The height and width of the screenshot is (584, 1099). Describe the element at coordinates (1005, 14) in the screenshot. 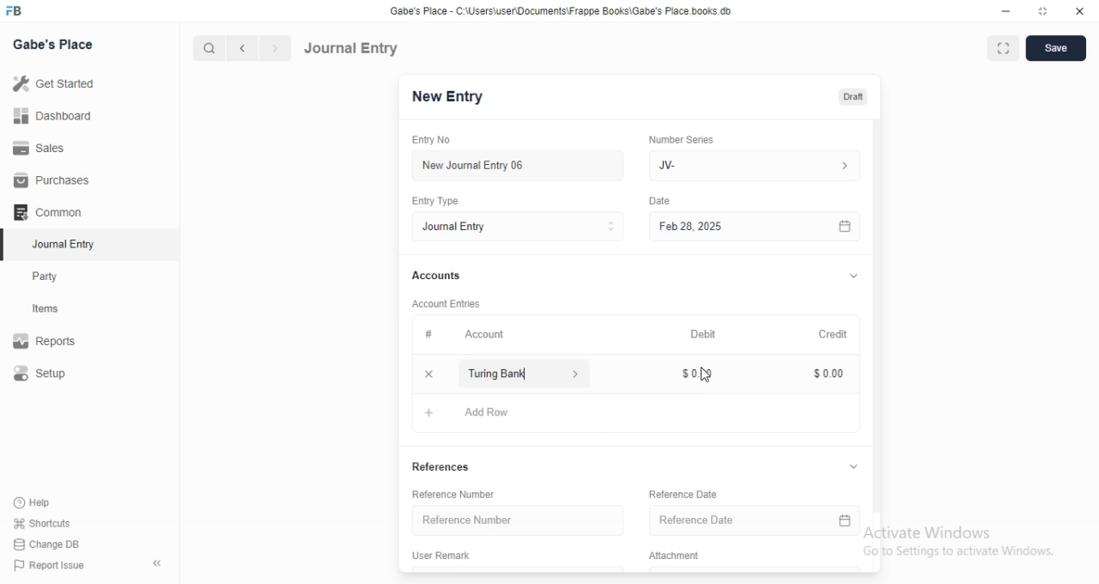

I see `minimize` at that location.